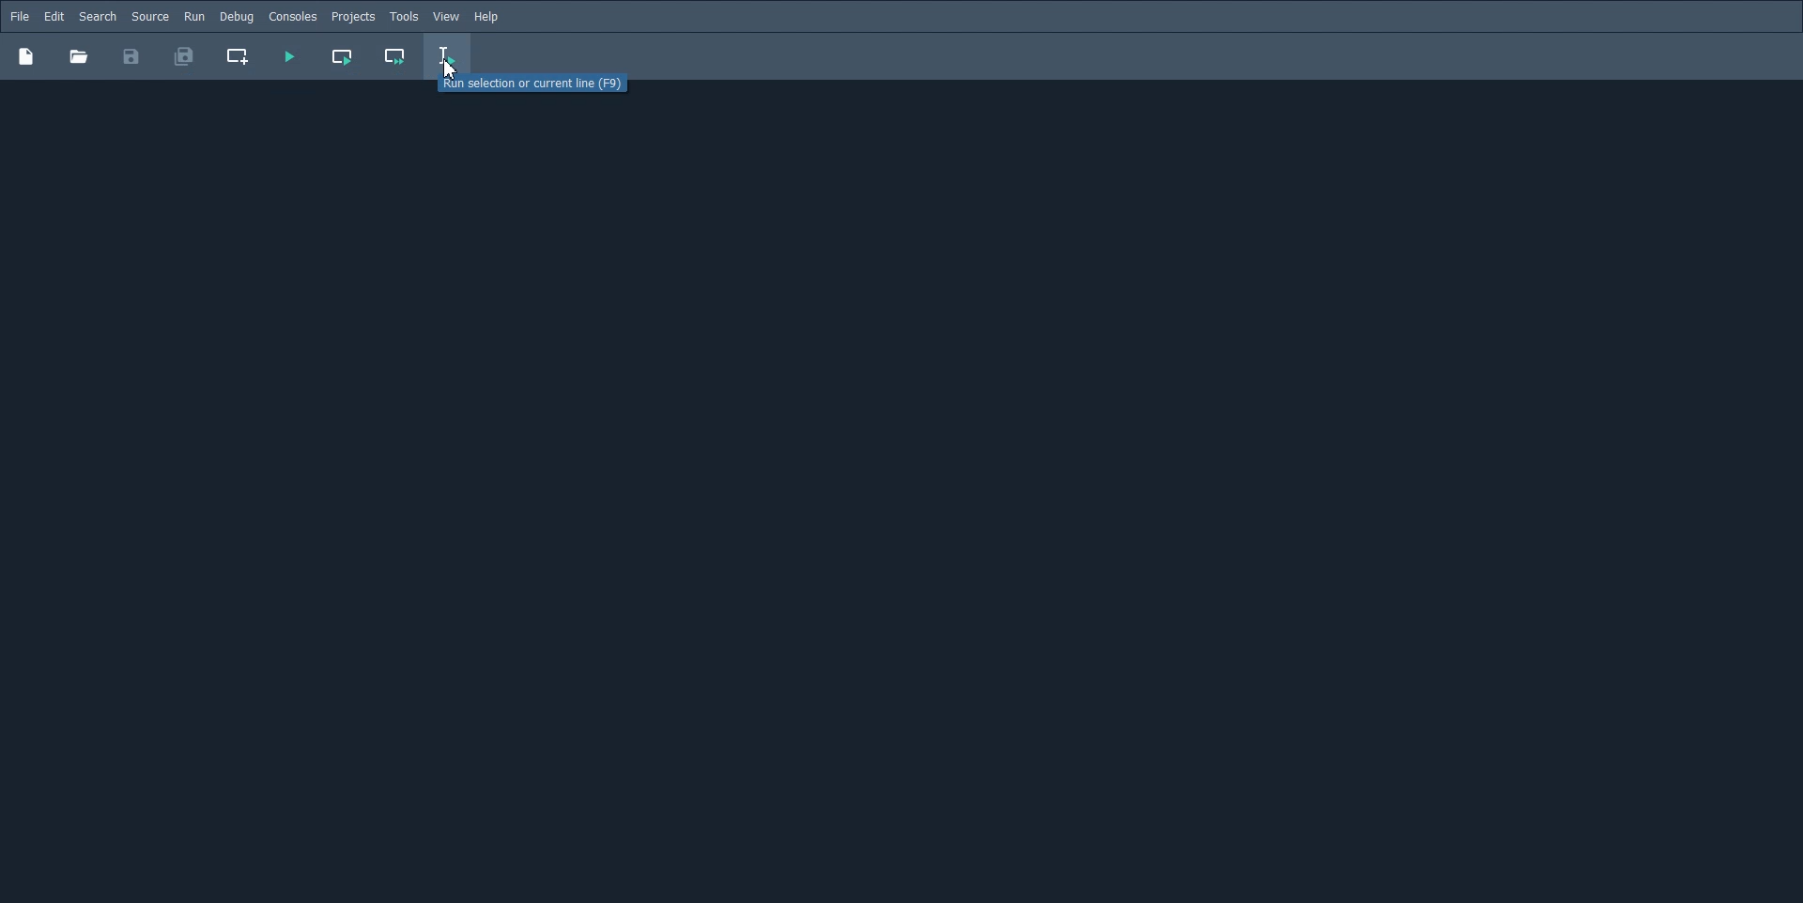 The height and width of the screenshot is (903, 1803). I want to click on Edit, so click(54, 17).